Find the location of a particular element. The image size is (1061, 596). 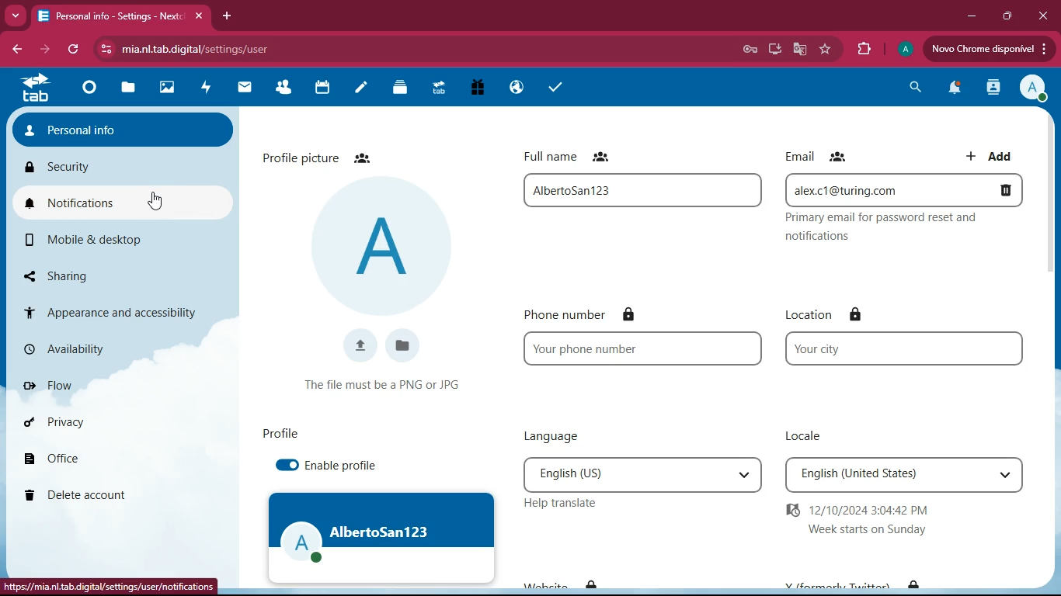

description is located at coordinates (887, 227).